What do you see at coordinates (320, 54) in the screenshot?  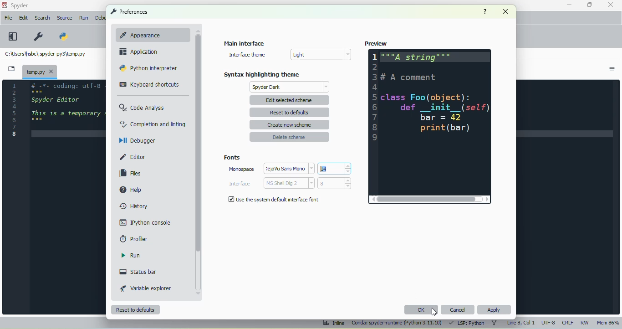 I see `light` at bounding box center [320, 54].